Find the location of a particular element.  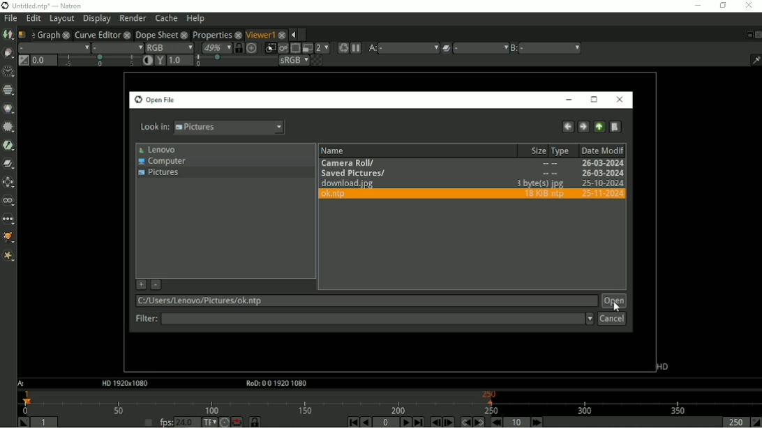

Extra is located at coordinates (8, 256).